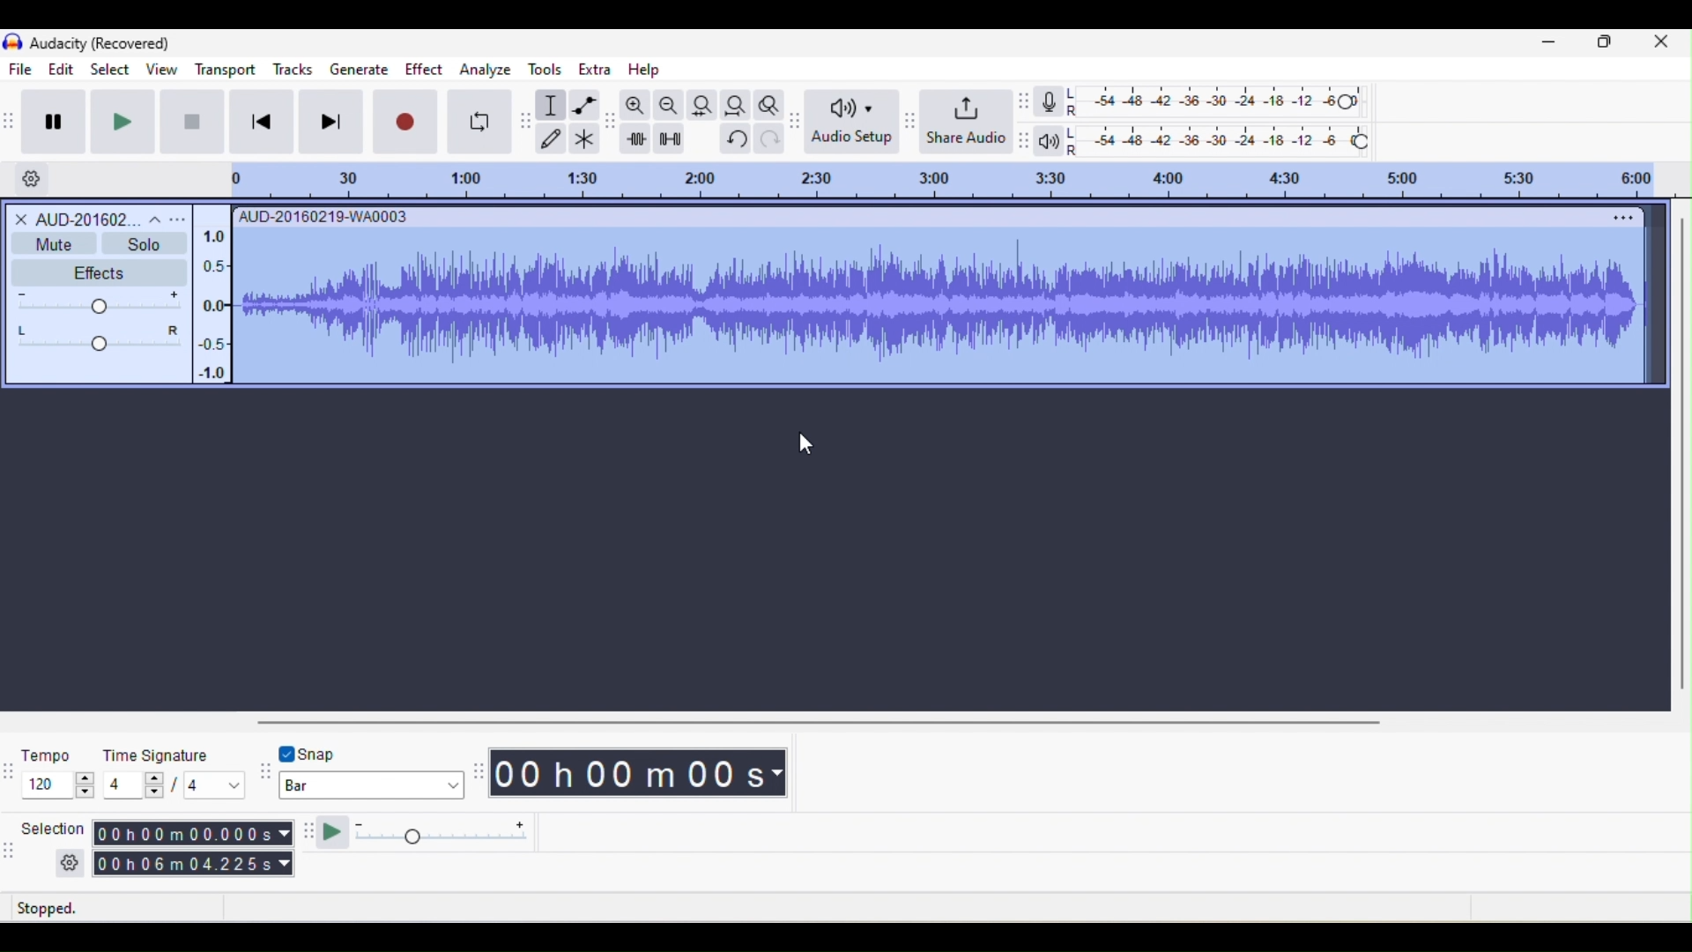 This screenshot has width=1692, height=952. Describe the element at coordinates (50, 845) in the screenshot. I see `selection` at that location.